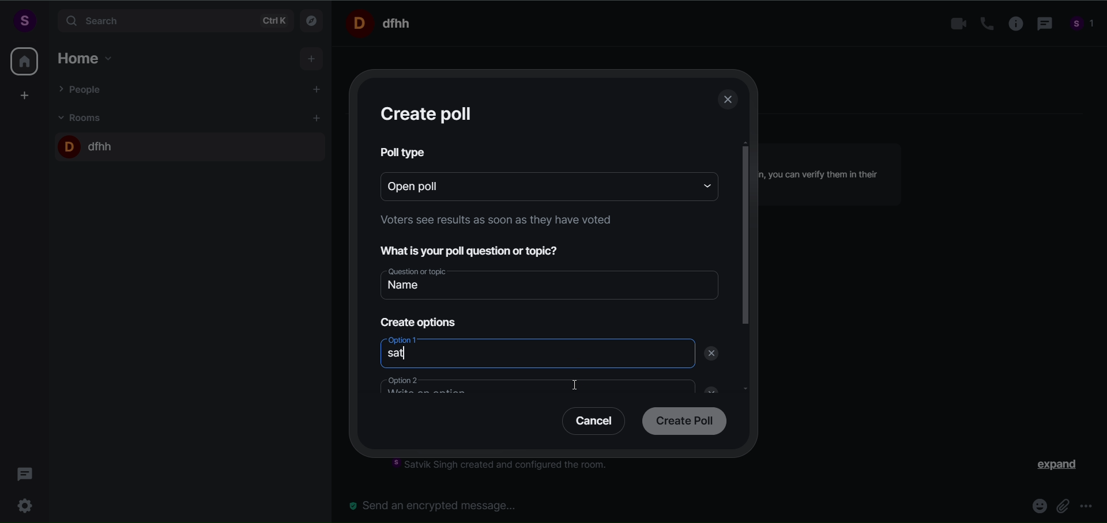 Image resolution: width=1107 pixels, height=523 pixels. What do you see at coordinates (1062, 505) in the screenshot?
I see `attachment` at bounding box center [1062, 505].